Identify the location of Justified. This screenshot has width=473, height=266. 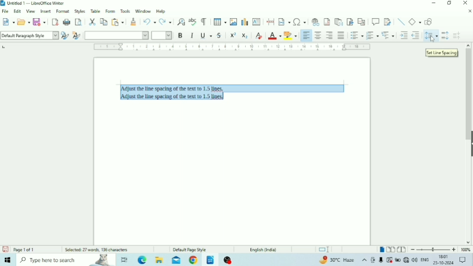
(341, 36).